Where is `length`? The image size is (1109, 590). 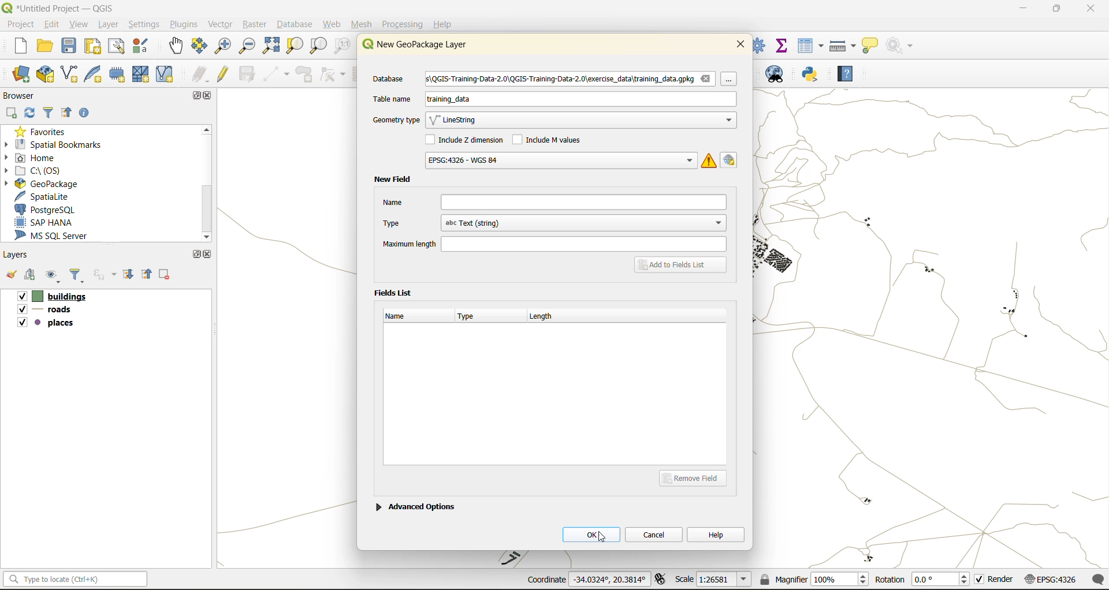
length is located at coordinates (547, 315).